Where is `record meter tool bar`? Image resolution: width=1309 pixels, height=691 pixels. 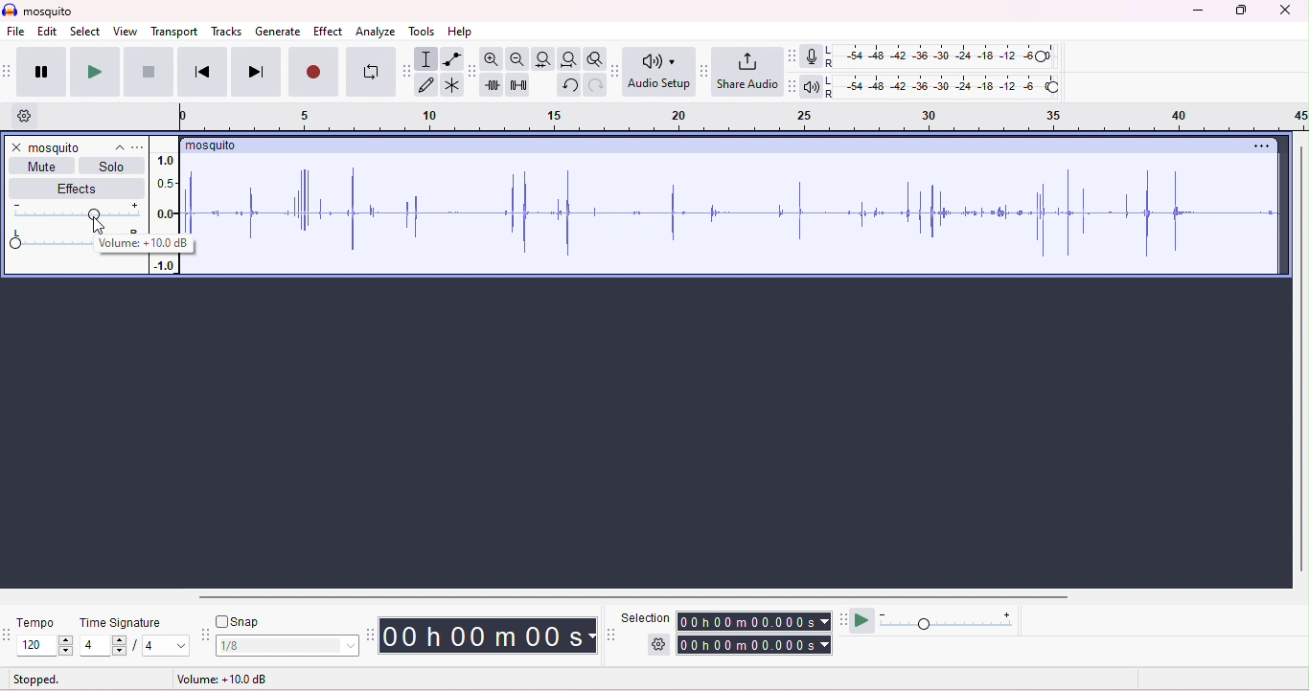
record meter tool bar is located at coordinates (795, 56).